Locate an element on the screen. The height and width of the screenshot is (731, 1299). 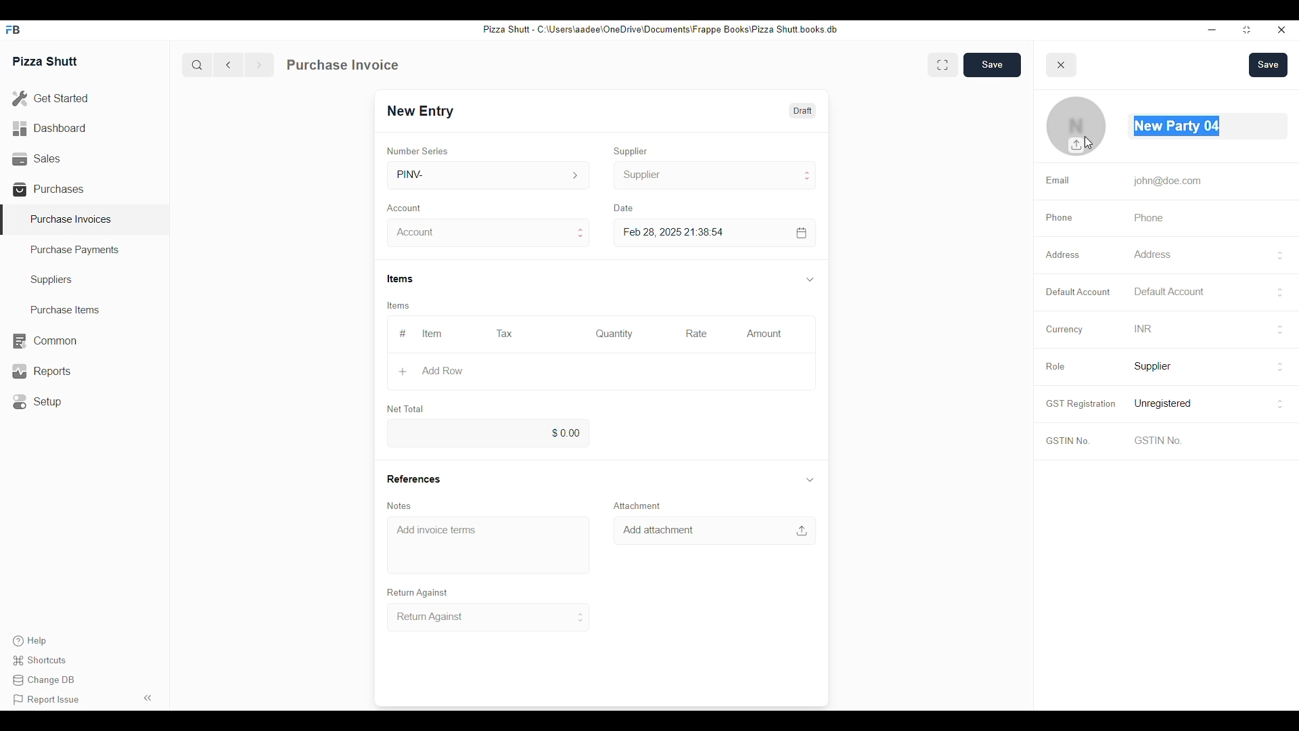
Supplier is located at coordinates (716, 175).